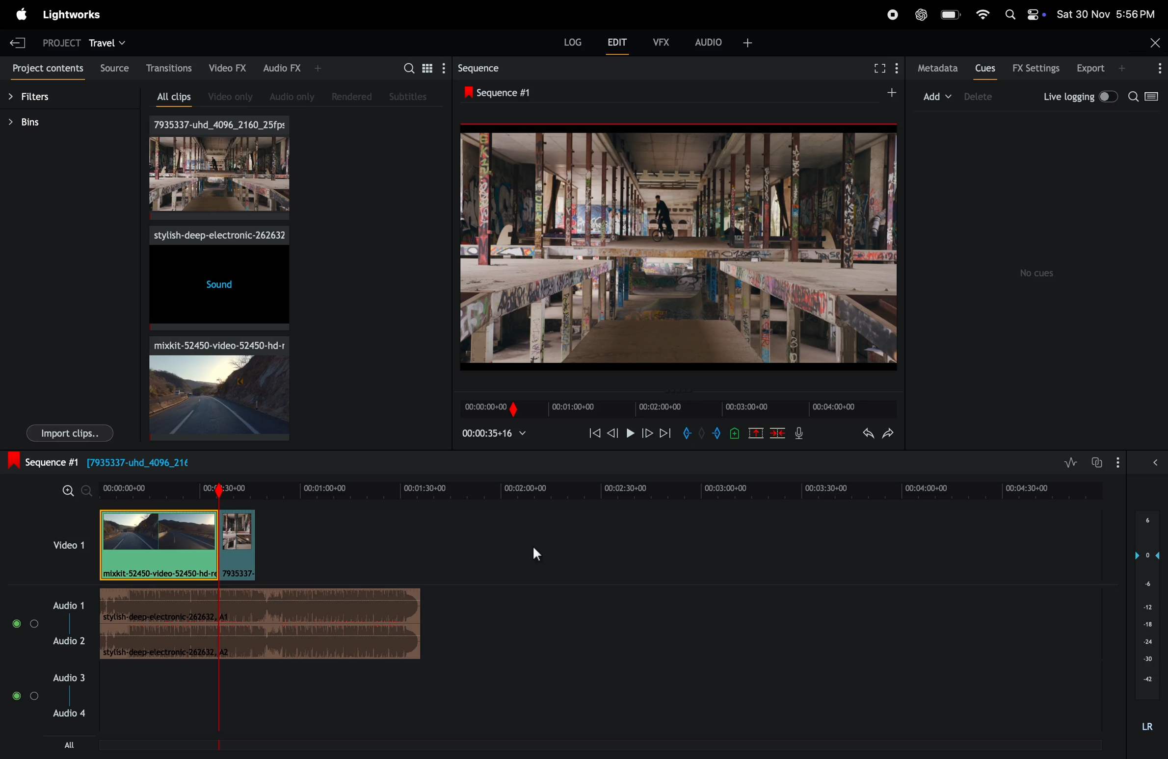 Image resolution: width=1168 pixels, height=759 pixels. I want to click on audio, so click(724, 41).